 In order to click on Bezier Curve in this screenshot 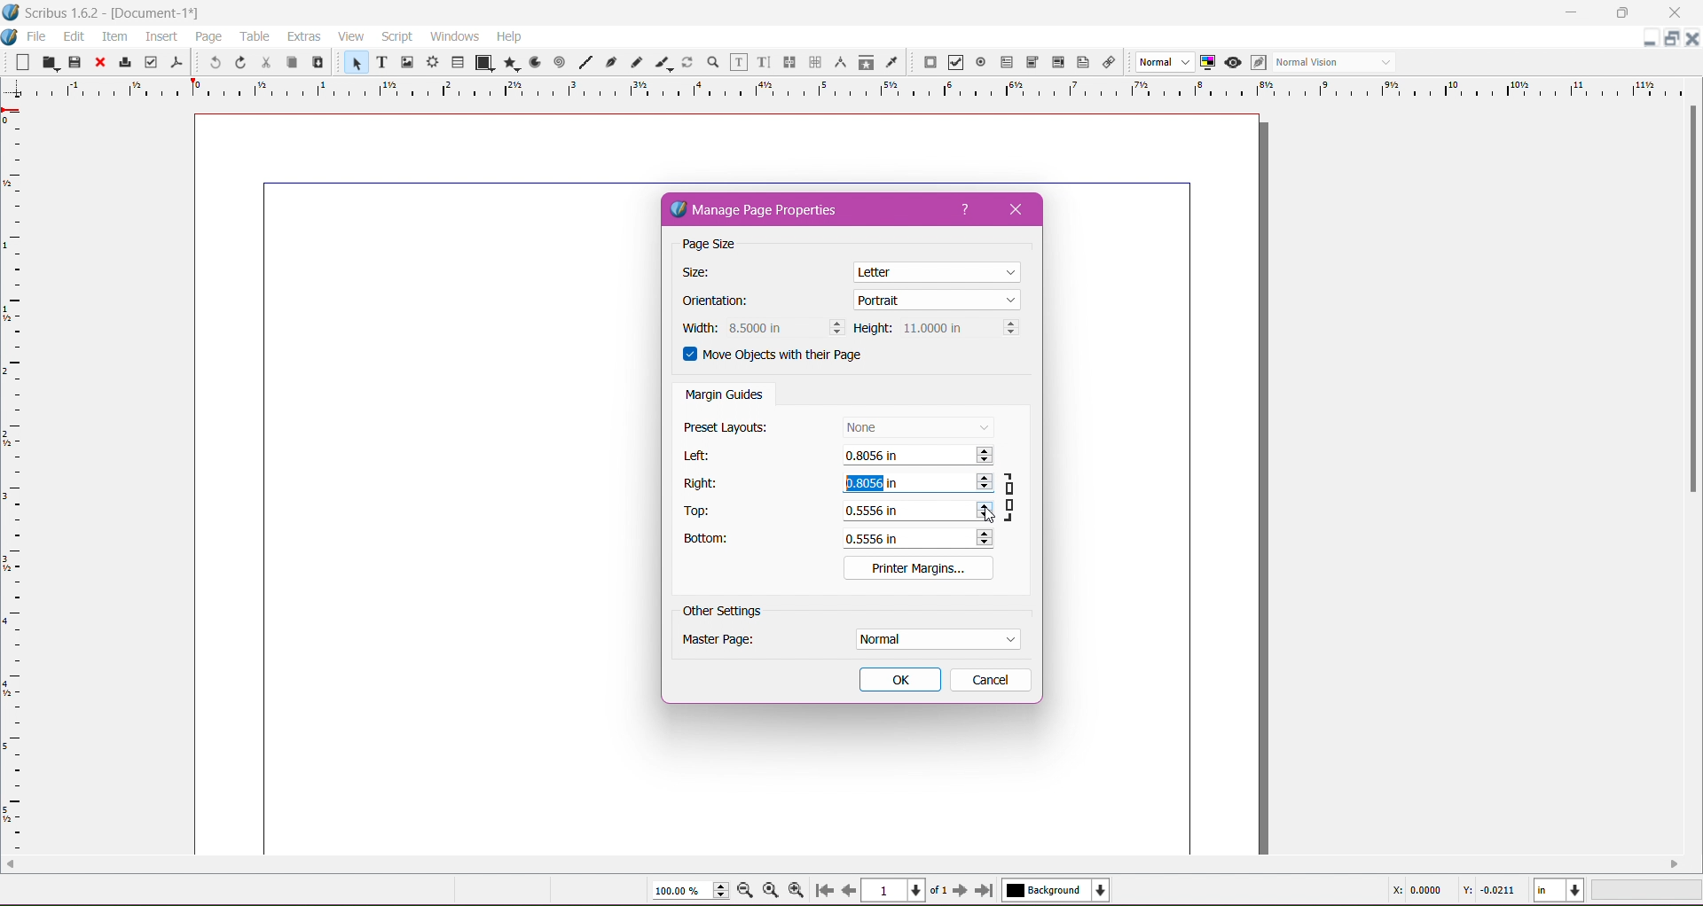, I will do `click(613, 63)`.